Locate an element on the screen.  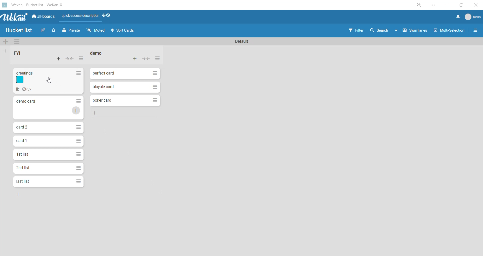
minimize is located at coordinates (449, 6).